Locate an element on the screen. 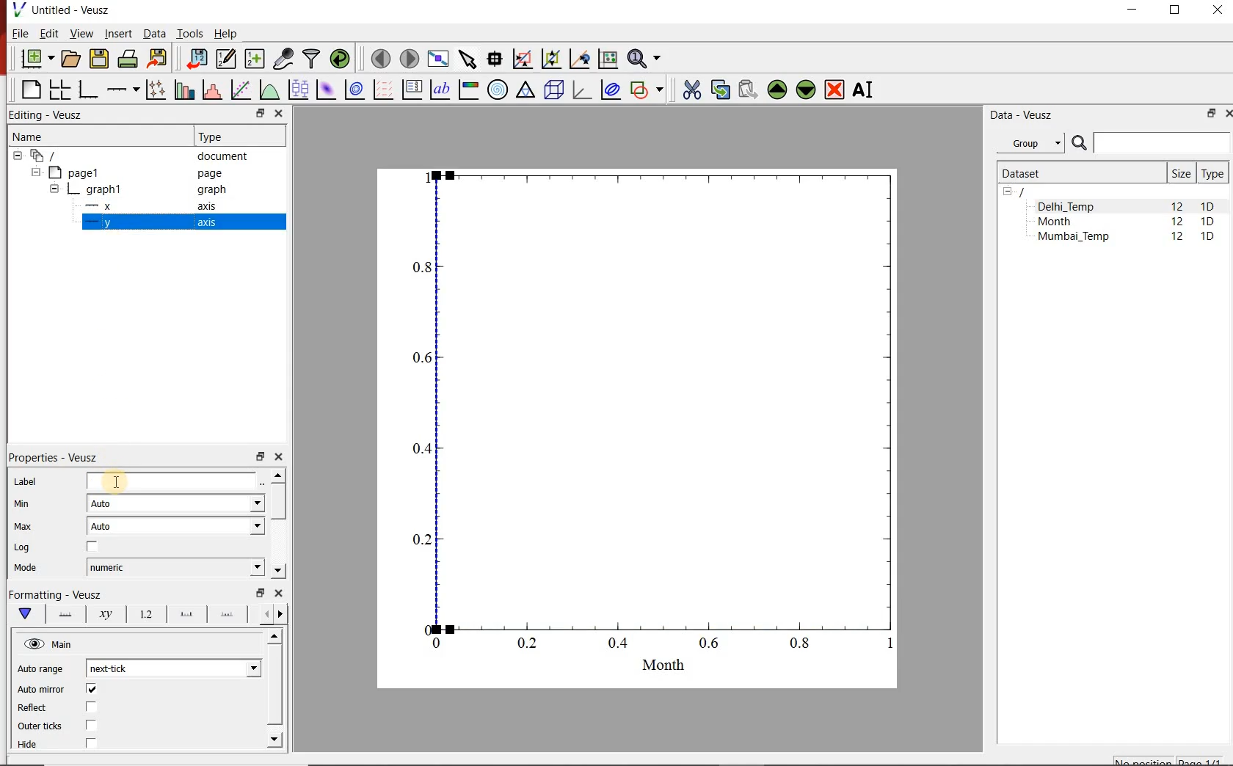 The image size is (1233, 766). click to reset graph axes is located at coordinates (608, 59).